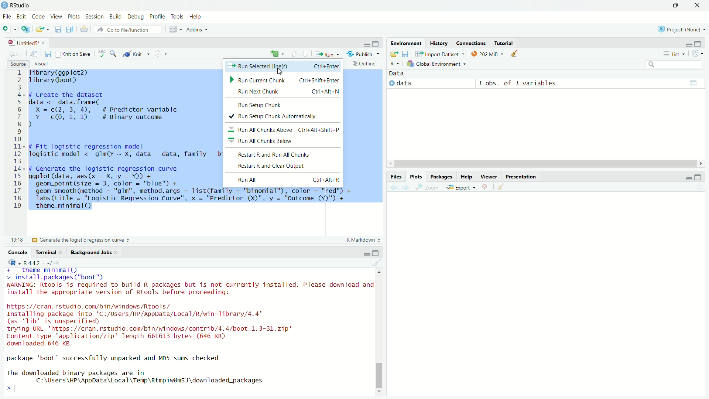  What do you see at coordinates (21, 54) in the screenshot?
I see `Go forward to next source location` at bounding box center [21, 54].